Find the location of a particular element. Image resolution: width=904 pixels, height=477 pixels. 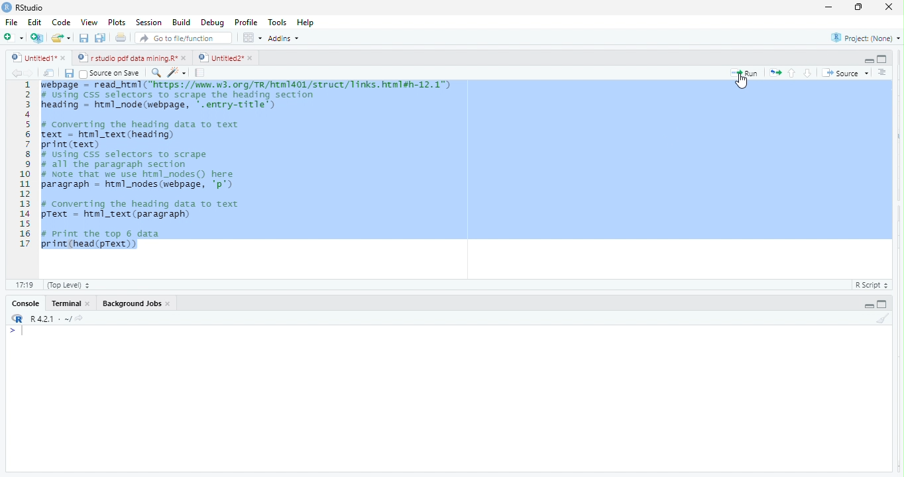

save current document is located at coordinates (84, 38).